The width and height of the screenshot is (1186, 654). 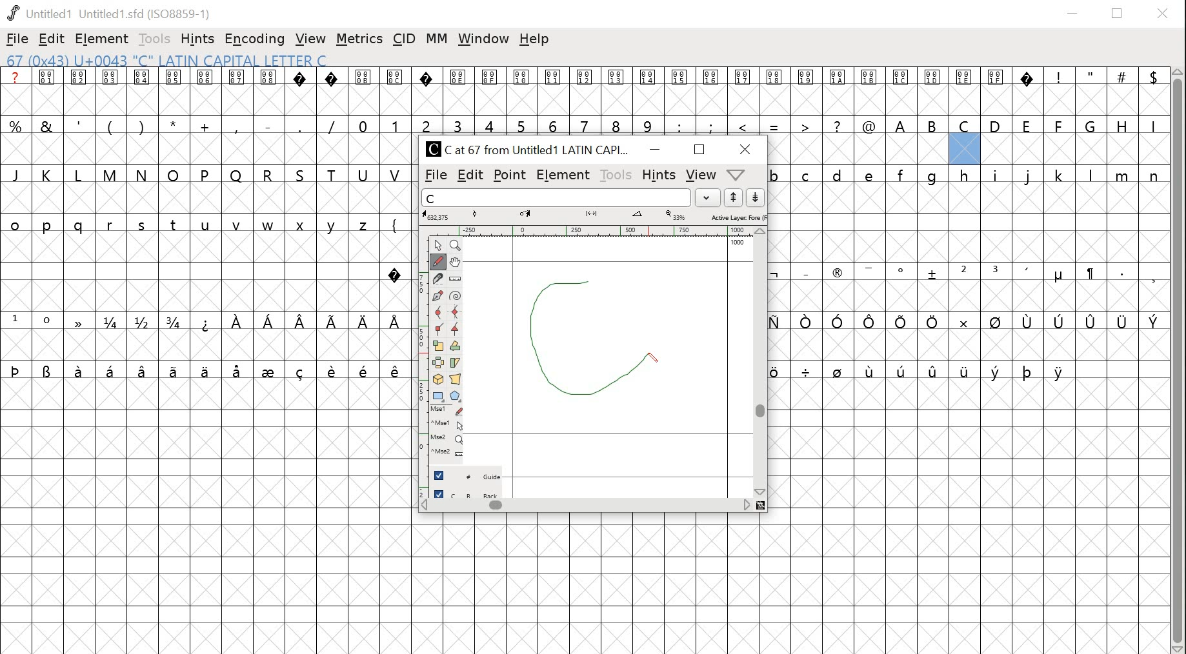 What do you see at coordinates (440, 346) in the screenshot?
I see `scale` at bounding box center [440, 346].